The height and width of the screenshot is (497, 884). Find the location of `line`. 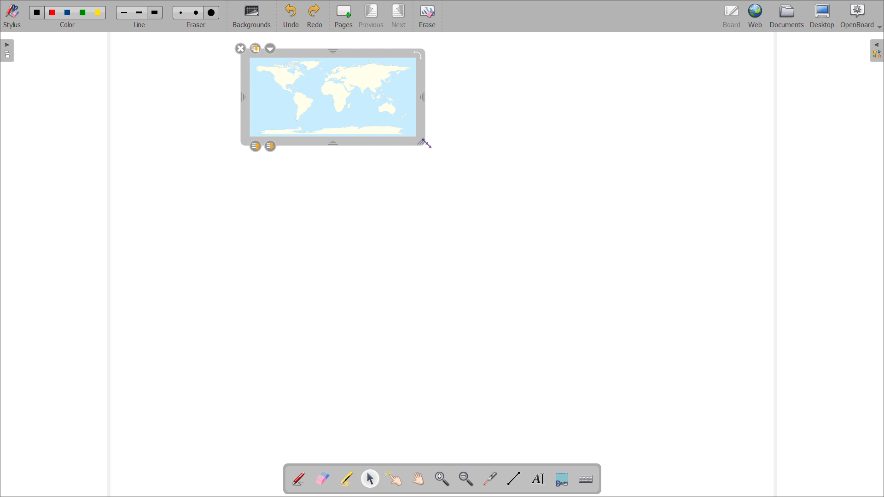

line is located at coordinates (140, 25).